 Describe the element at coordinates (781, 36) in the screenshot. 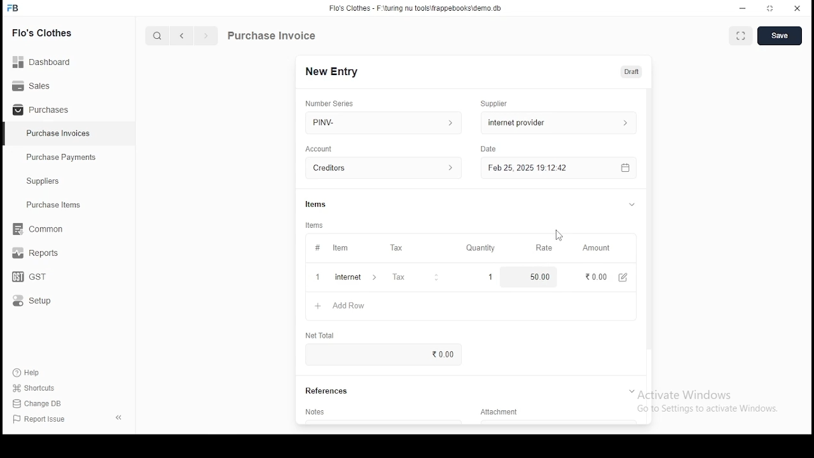

I see `create` at that location.